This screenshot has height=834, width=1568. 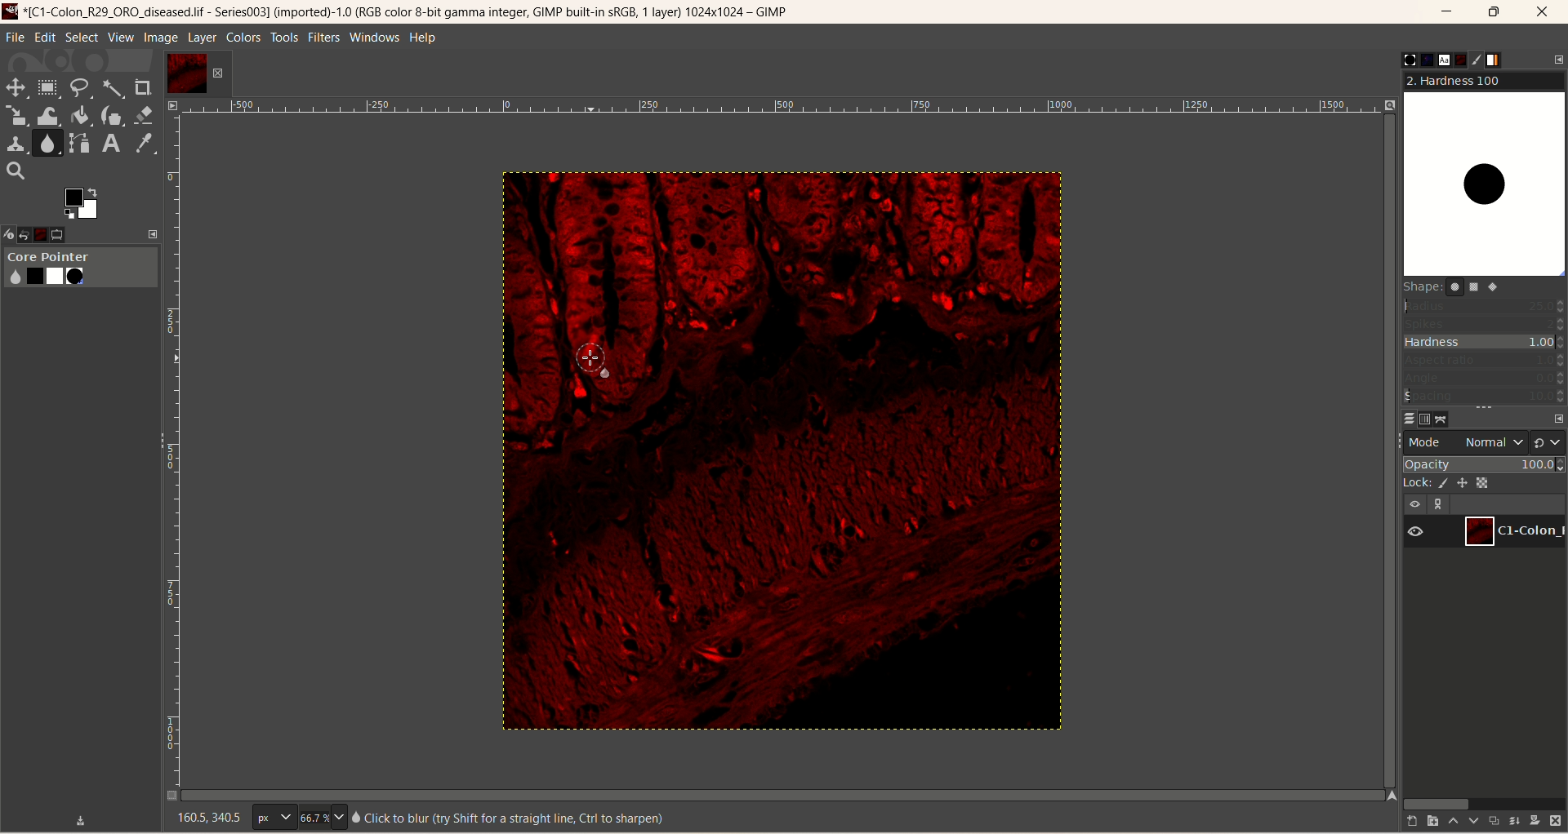 What do you see at coordinates (1415, 481) in the screenshot?
I see `lock` at bounding box center [1415, 481].